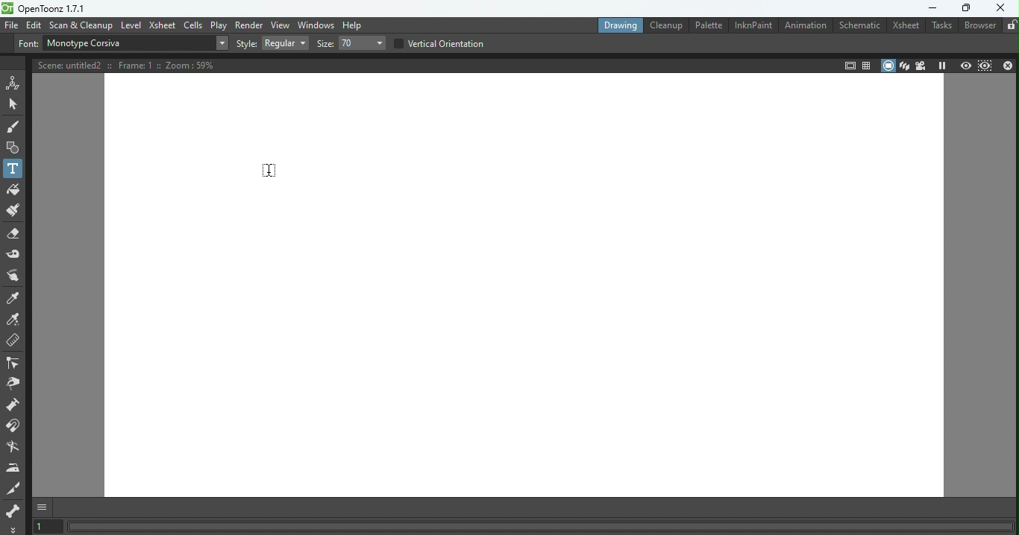 Image resolution: width=1019 pixels, height=535 pixels. What do you see at coordinates (355, 25) in the screenshot?
I see `Help` at bounding box center [355, 25].